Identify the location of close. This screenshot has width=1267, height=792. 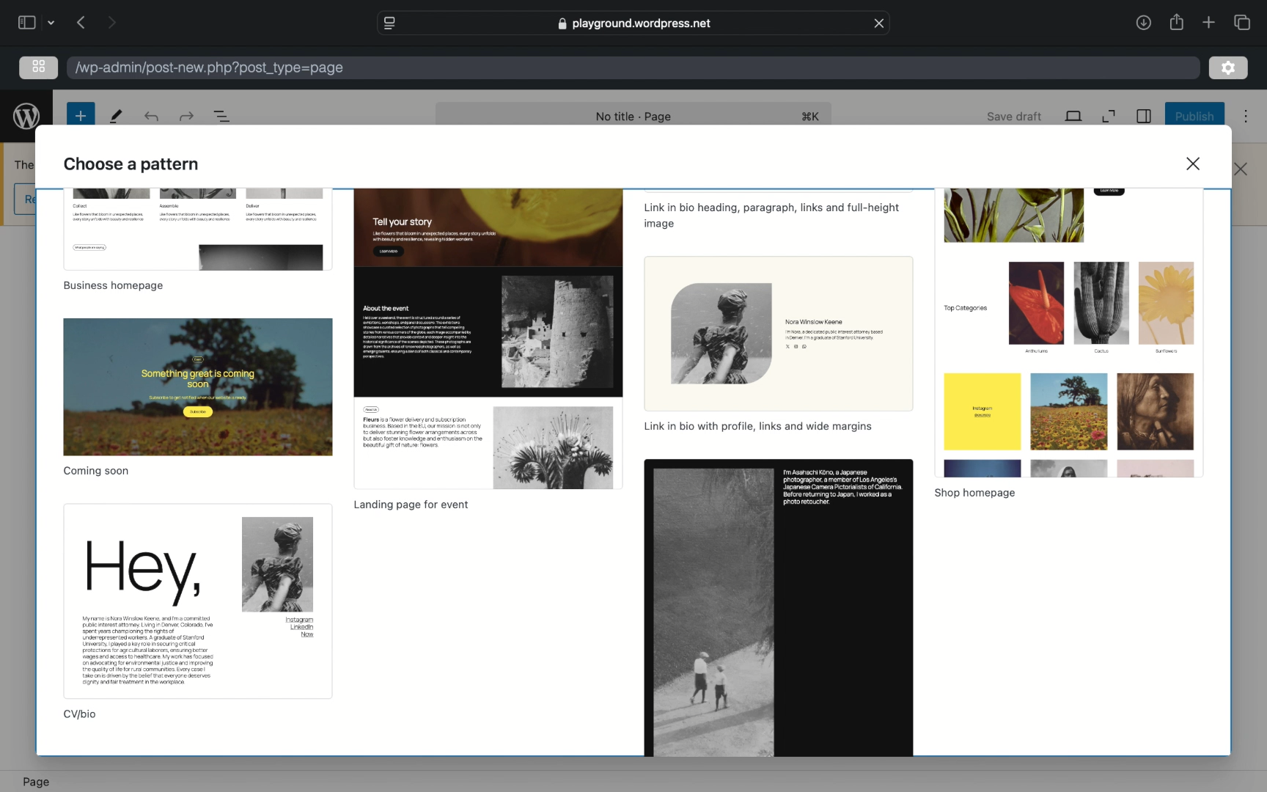
(1192, 163).